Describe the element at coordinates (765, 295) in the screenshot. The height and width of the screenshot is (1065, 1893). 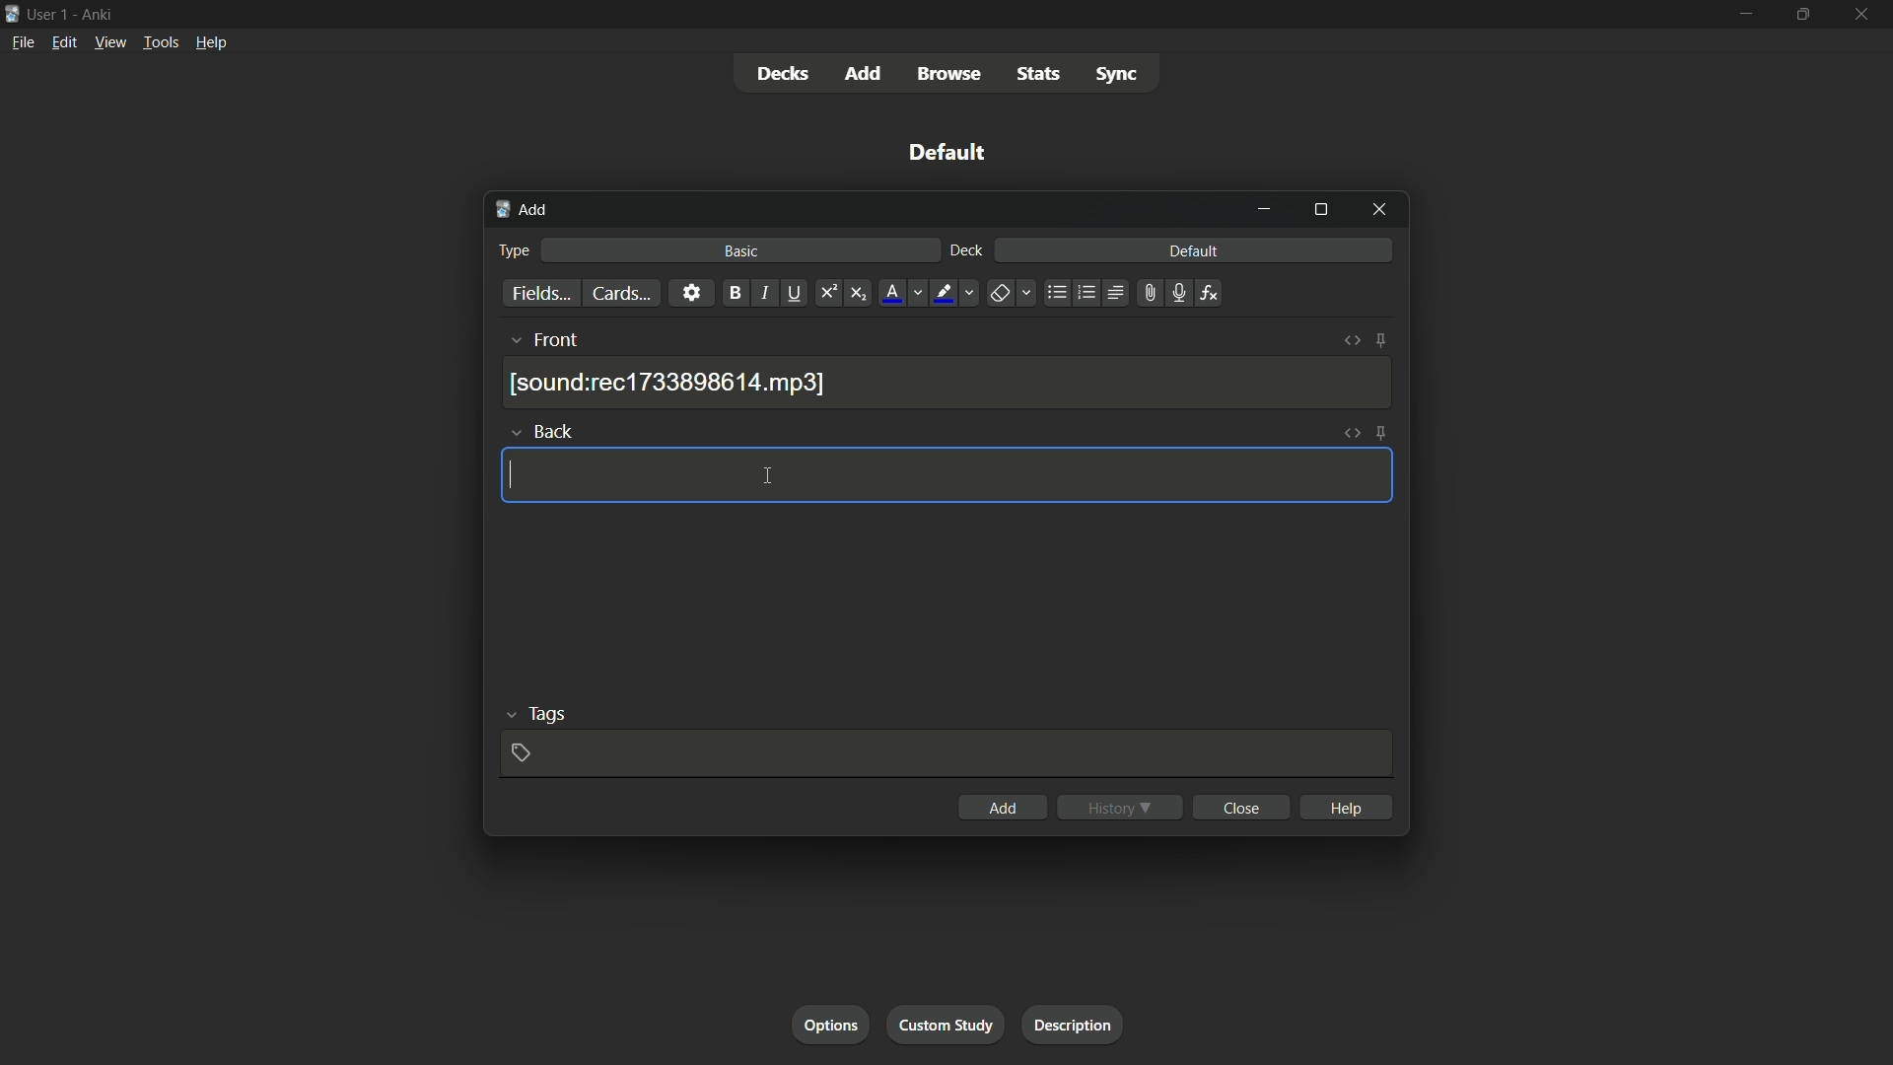
I see `italic` at that location.